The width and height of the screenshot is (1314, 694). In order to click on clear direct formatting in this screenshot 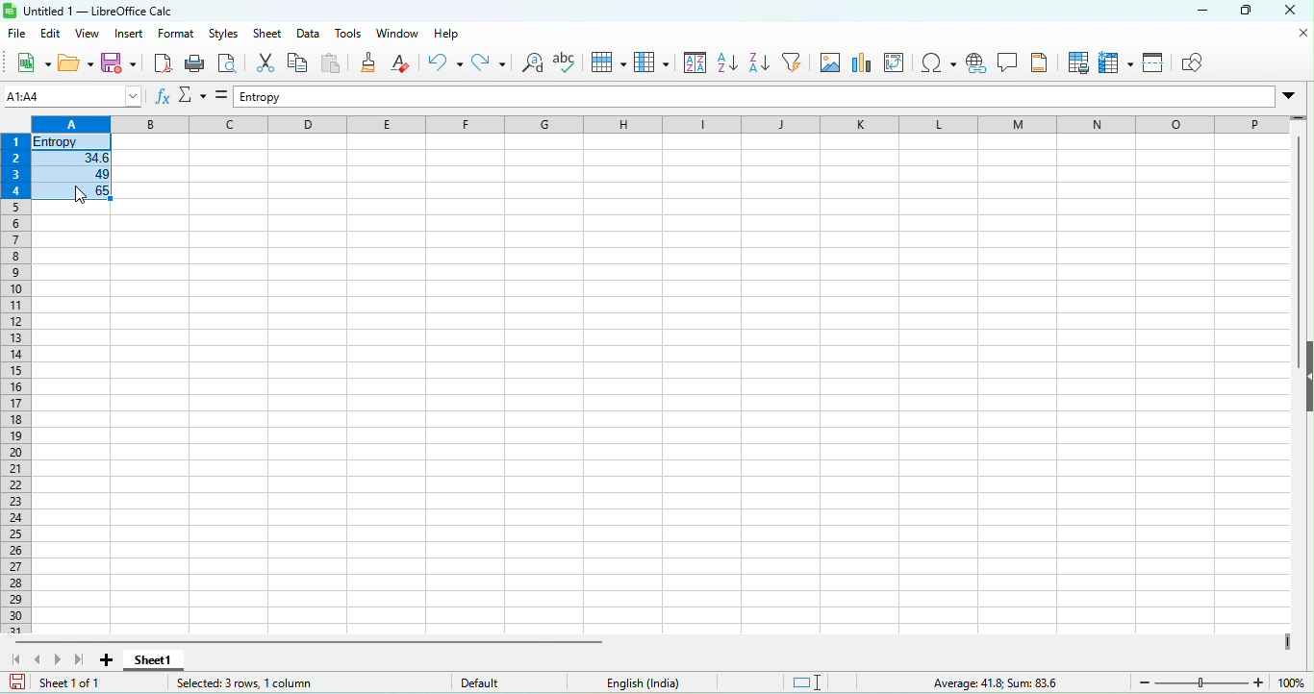, I will do `click(403, 66)`.